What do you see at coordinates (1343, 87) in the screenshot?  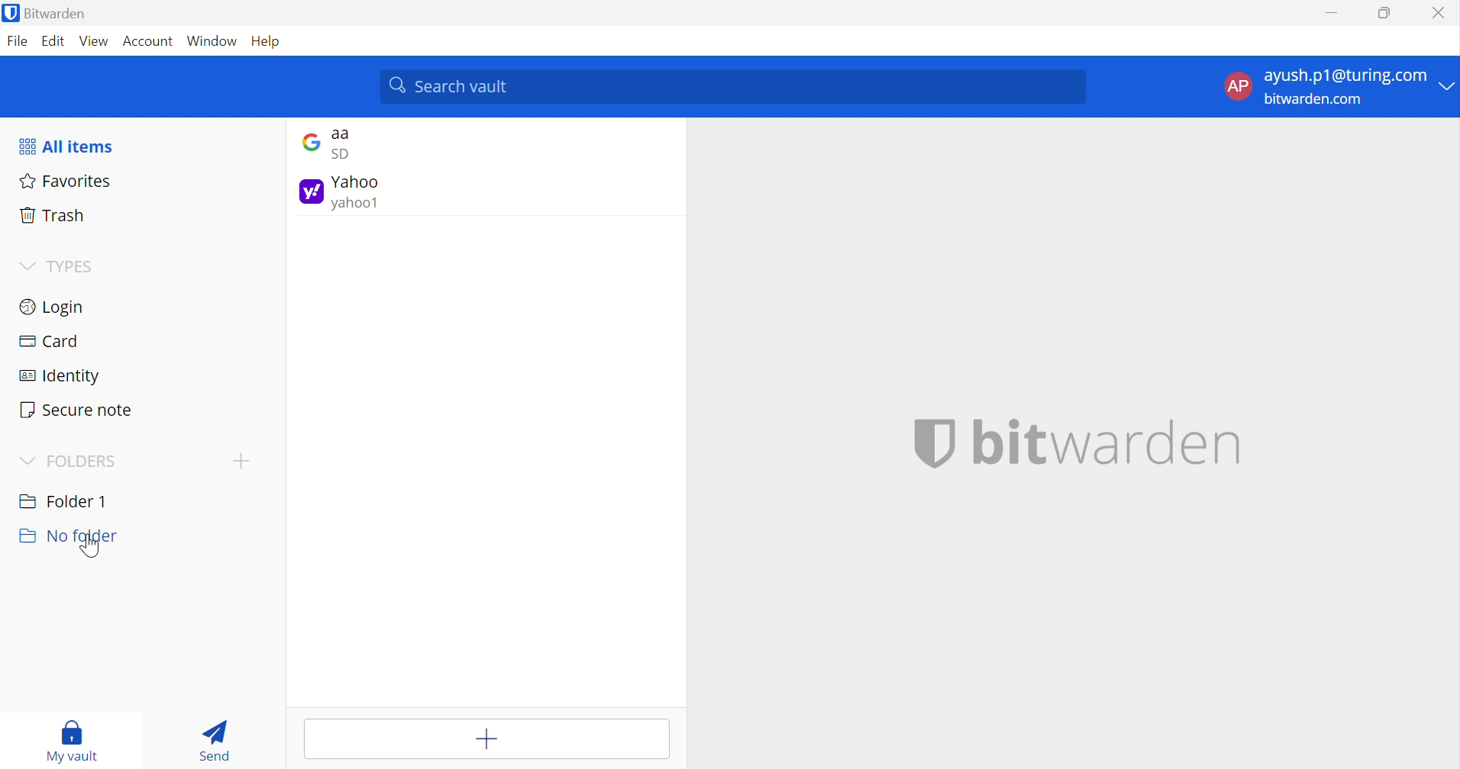 I see `account options` at bounding box center [1343, 87].